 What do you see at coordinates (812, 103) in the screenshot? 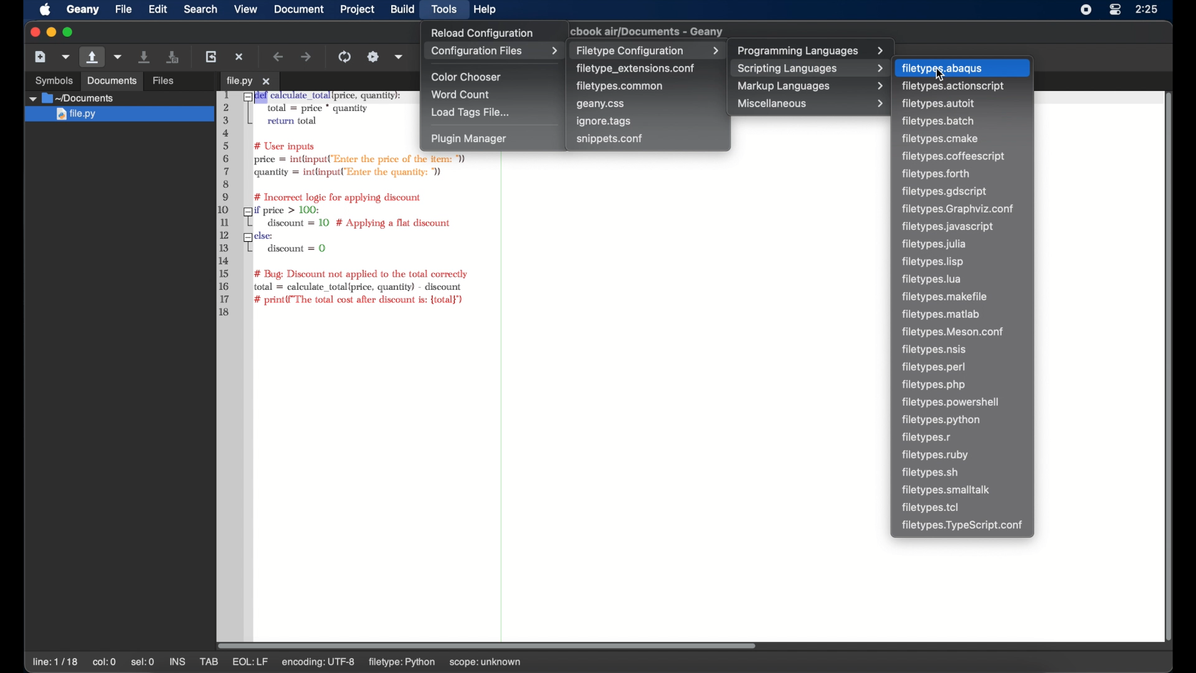
I see `miscellaneous` at bounding box center [812, 103].